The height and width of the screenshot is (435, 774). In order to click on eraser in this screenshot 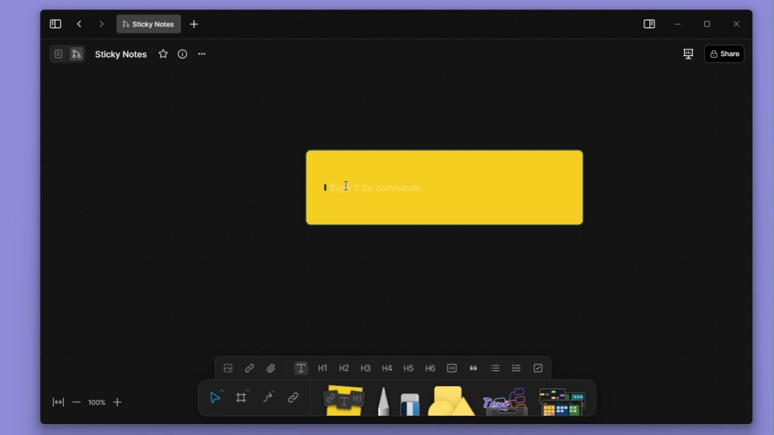, I will do `click(411, 398)`.